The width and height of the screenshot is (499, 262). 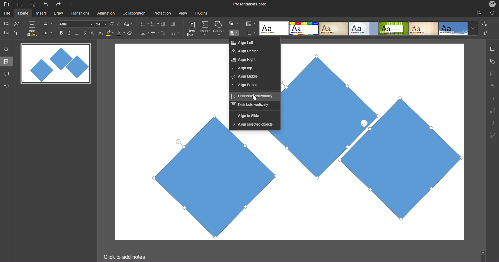 I want to click on Highlight, so click(x=110, y=33).